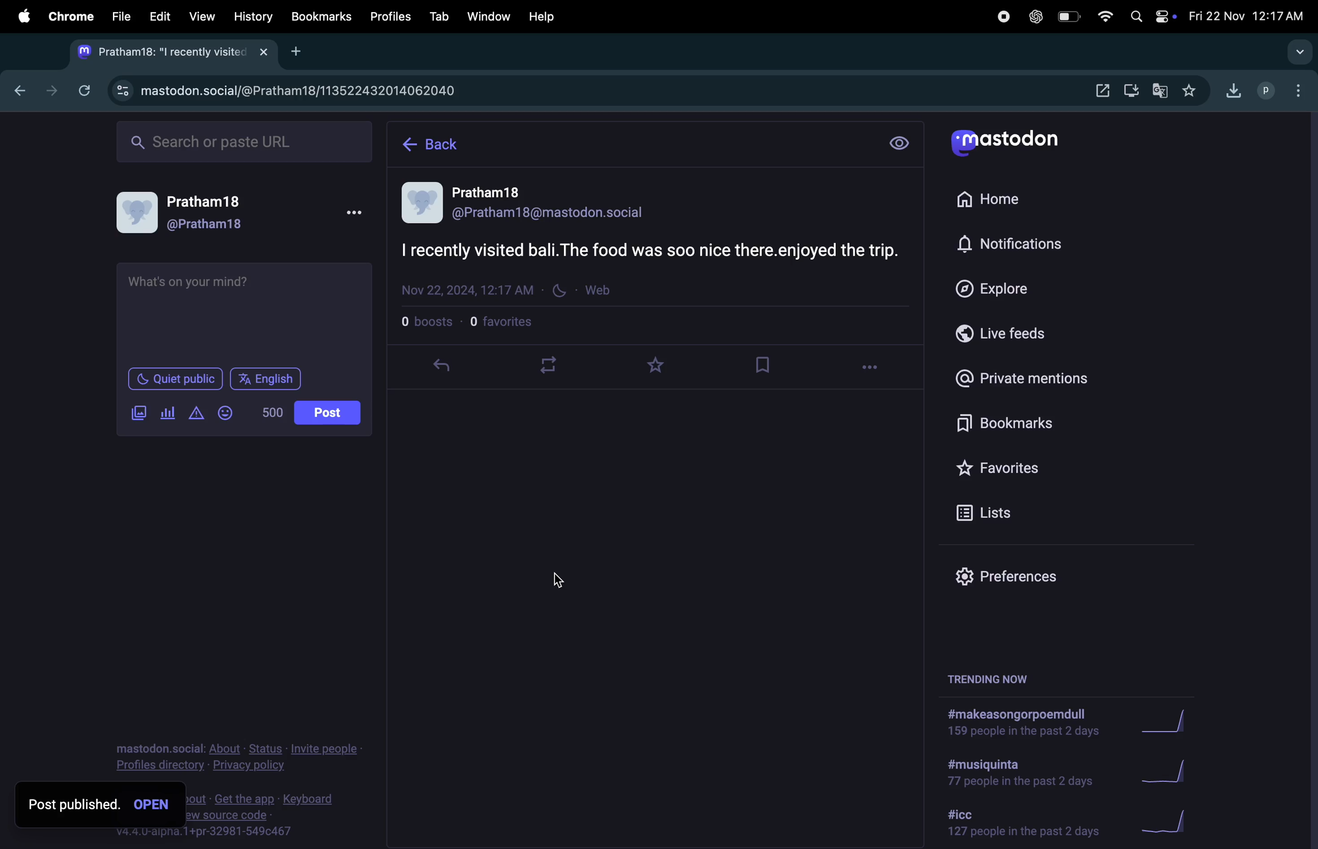  What do you see at coordinates (1068, 17) in the screenshot?
I see `battery` at bounding box center [1068, 17].